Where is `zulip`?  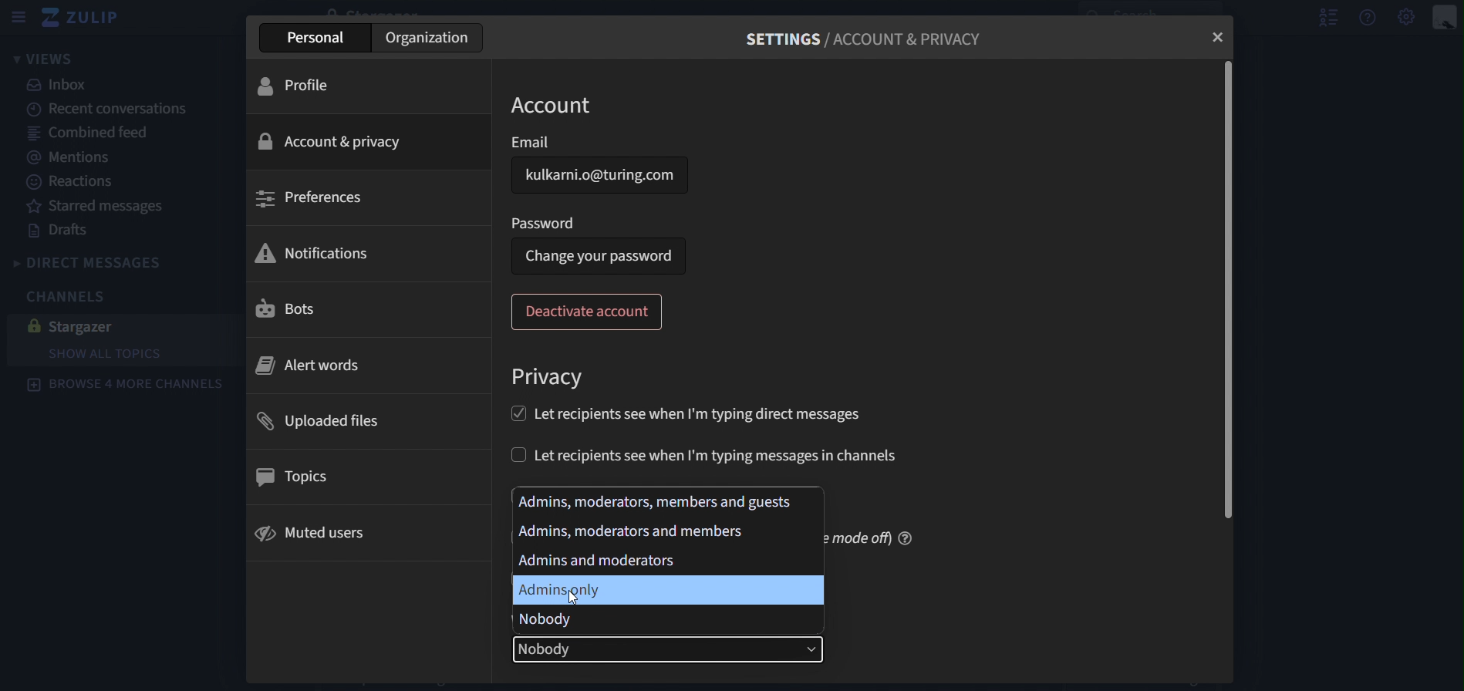
zulip is located at coordinates (86, 19).